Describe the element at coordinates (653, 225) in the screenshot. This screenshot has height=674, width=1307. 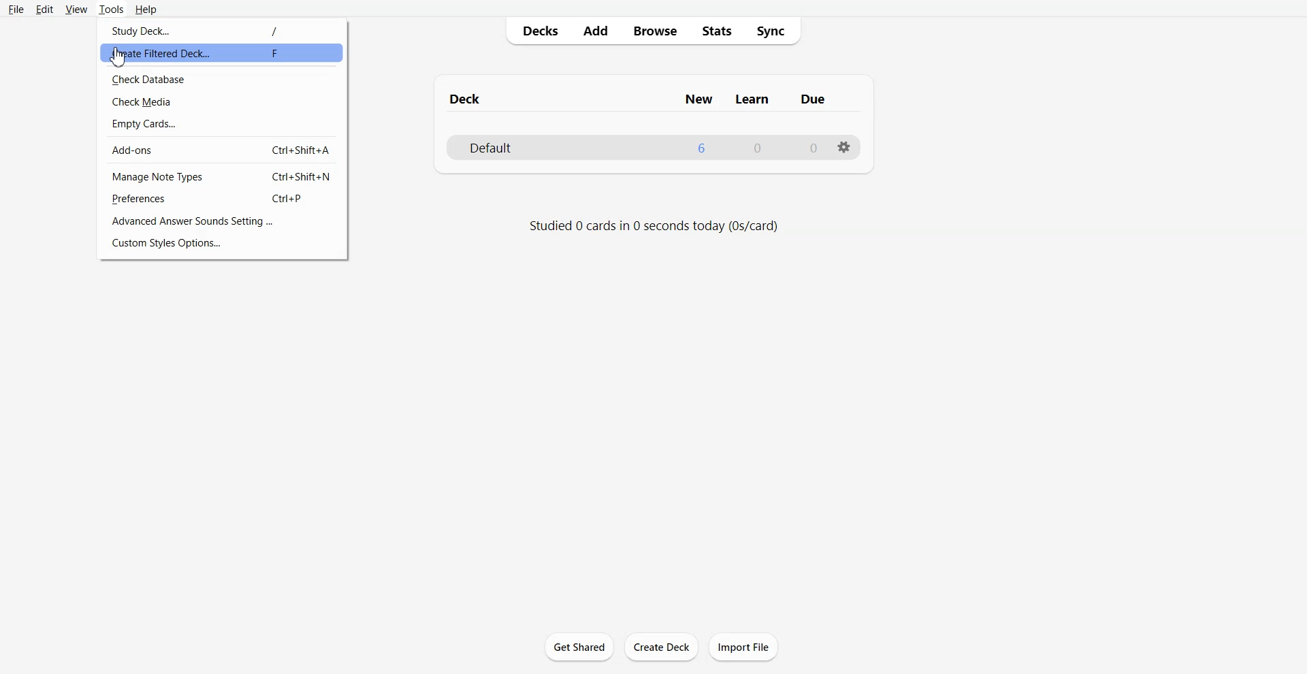
I see `Text 2` at that location.